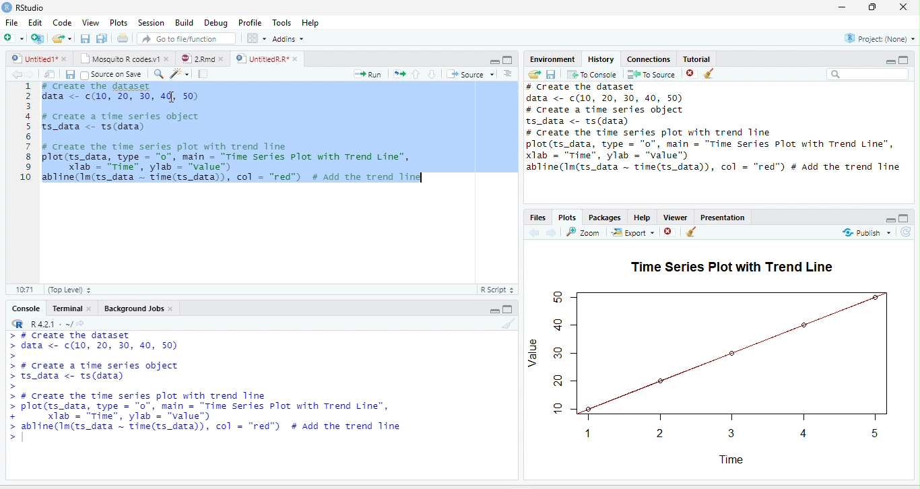 The width and height of the screenshot is (920, 489). Describe the element at coordinates (171, 97) in the screenshot. I see `cursor` at that location.